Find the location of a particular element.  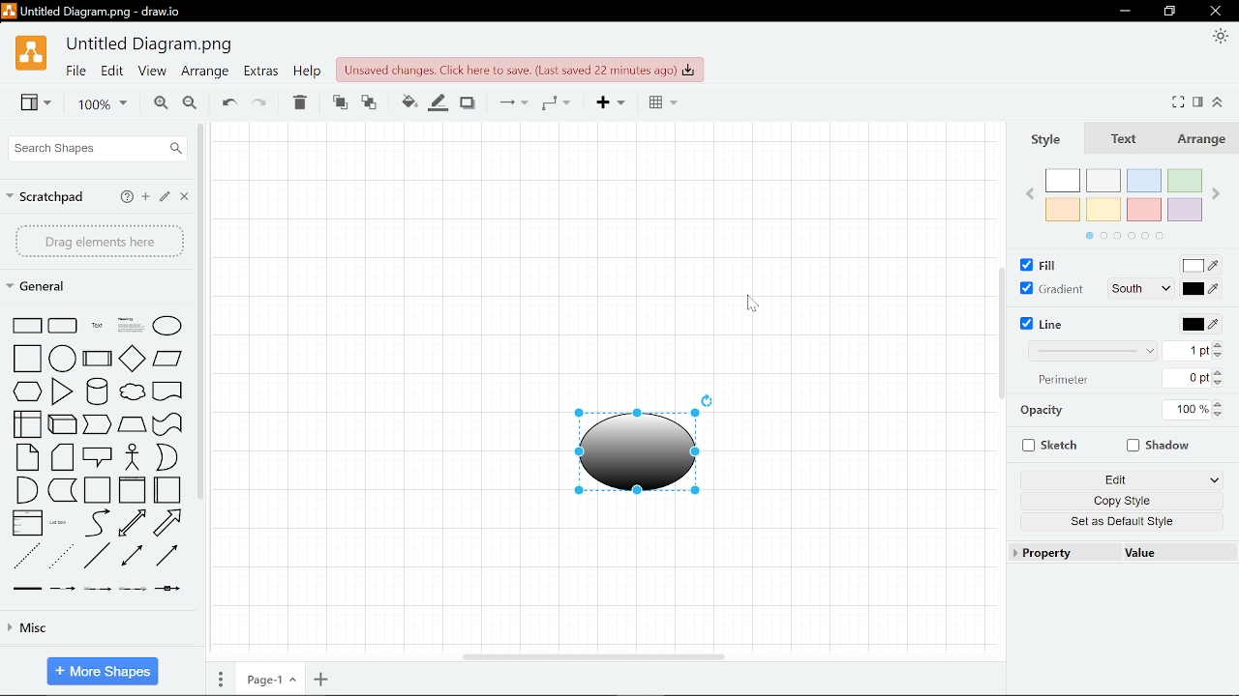

File name is located at coordinates (149, 45).